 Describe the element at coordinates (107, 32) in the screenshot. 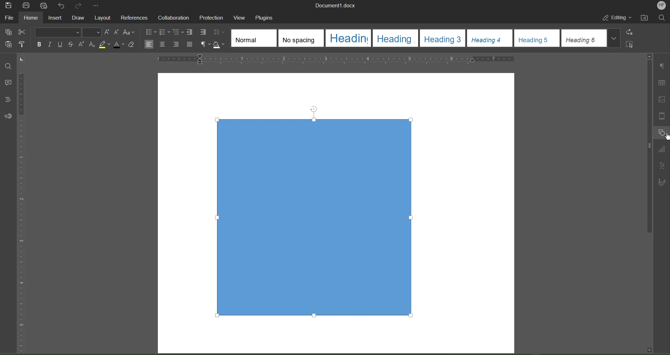

I see `Increase size` at that location.